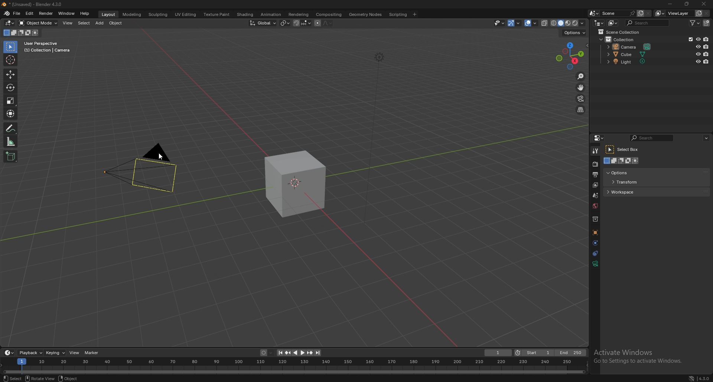  What do you see at coordinates (704, 379) in the screenshot?
I see `version` at bounding box center [704, 379].